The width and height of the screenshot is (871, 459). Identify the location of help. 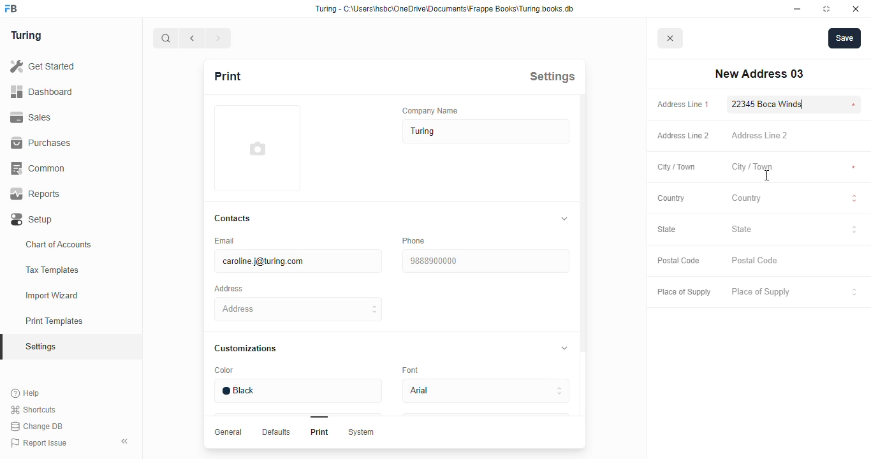
(26, 393).